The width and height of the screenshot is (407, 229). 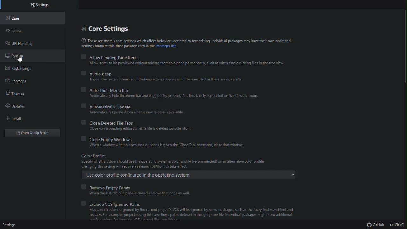 What do you see at coordinates (32, 44) in the screenshot?
I see `URL handling` at bounding box center [32, 44].